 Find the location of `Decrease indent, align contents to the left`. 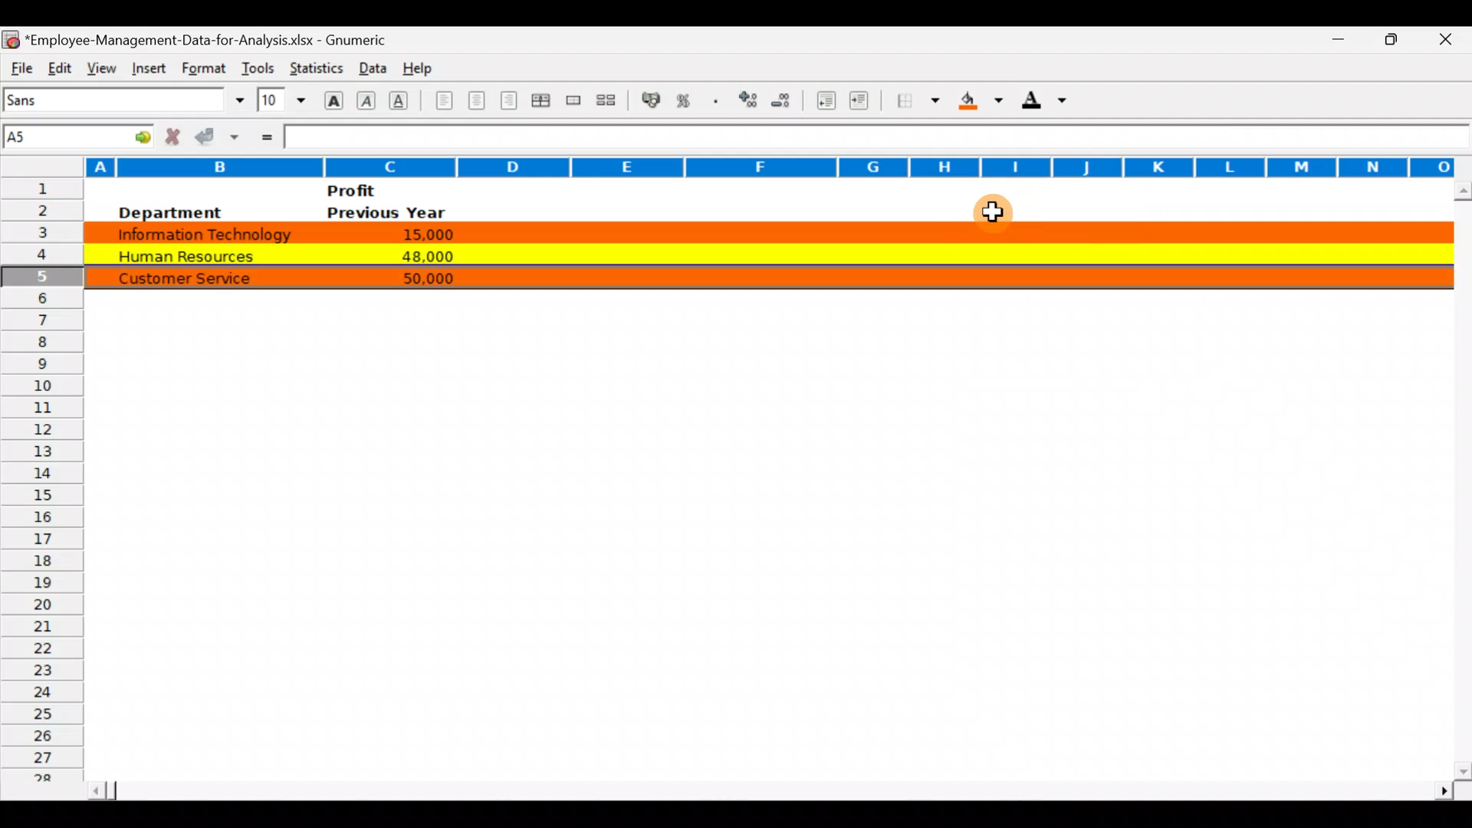

Decrease indent, align contents to the left is located at coordinates (828, 102).